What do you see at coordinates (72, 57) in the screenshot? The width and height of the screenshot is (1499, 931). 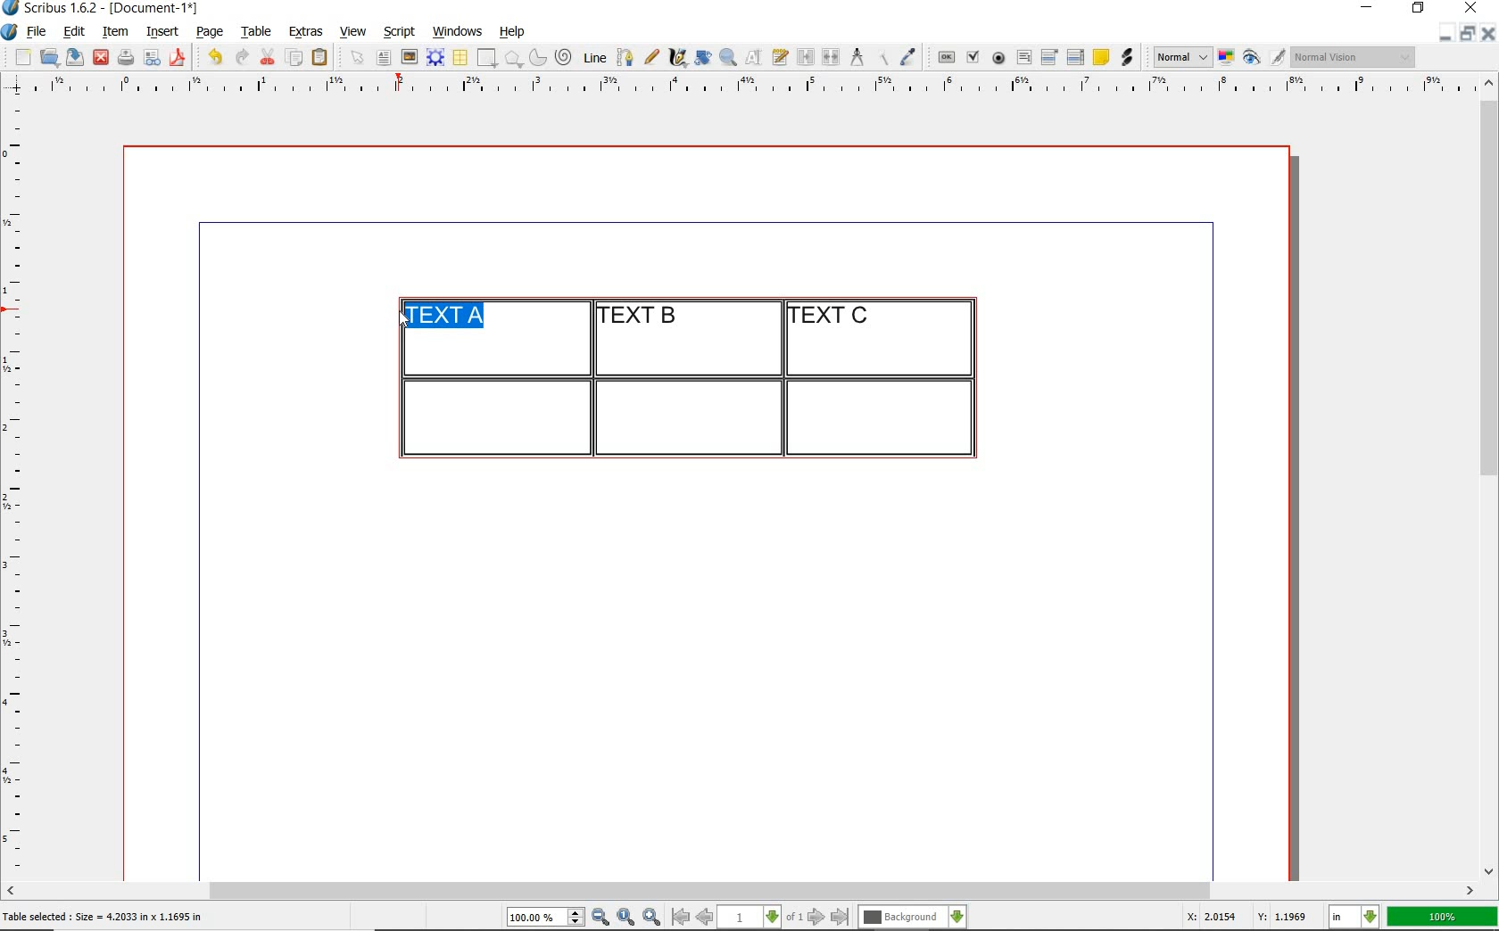 I see `save` at bounding box center [72, 57].